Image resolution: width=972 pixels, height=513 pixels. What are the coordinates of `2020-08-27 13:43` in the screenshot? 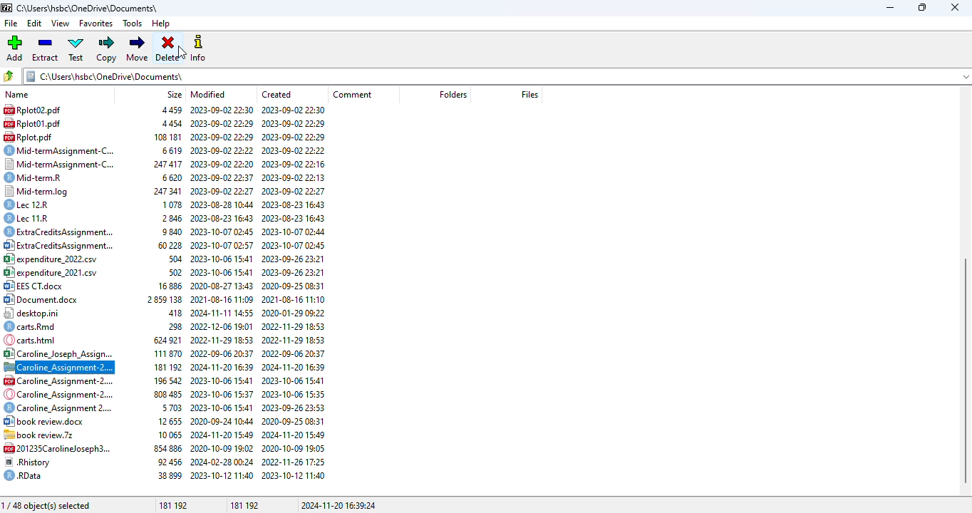 It's located at (222, 286).